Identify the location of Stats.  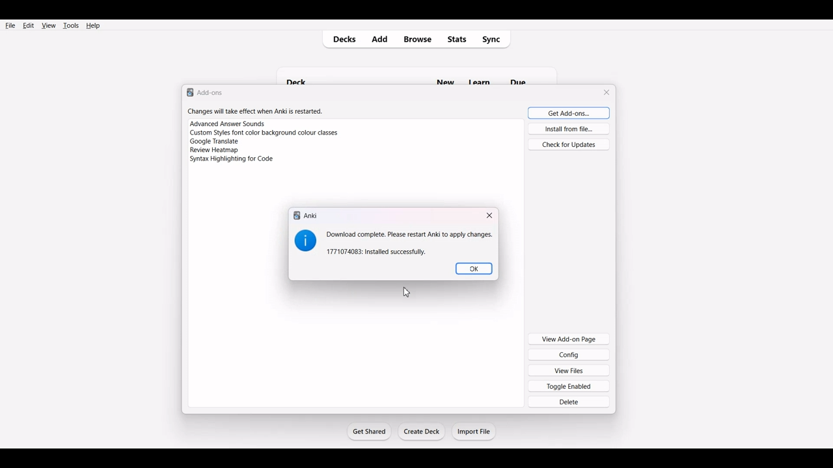
(457, 39).